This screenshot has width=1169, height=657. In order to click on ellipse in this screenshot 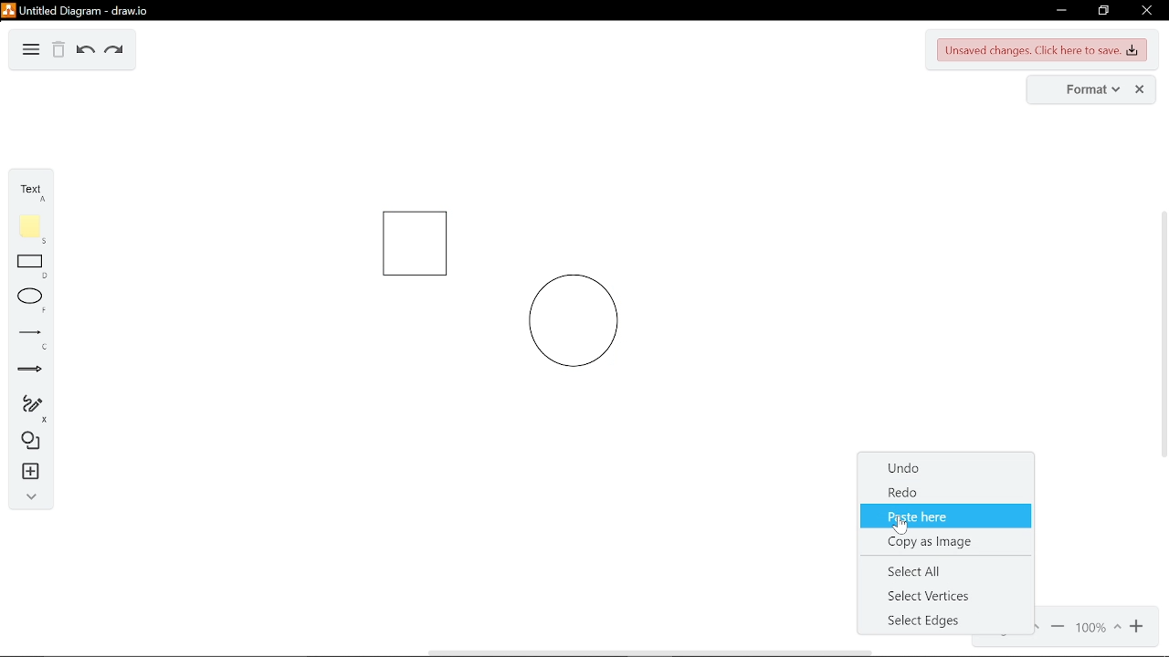, I will do `click(28, 301)`.